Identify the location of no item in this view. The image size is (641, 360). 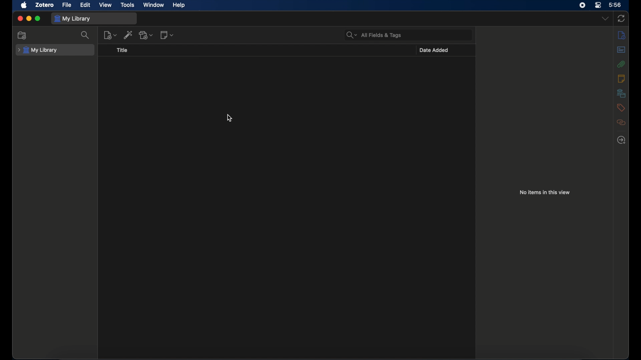
(545, 192).